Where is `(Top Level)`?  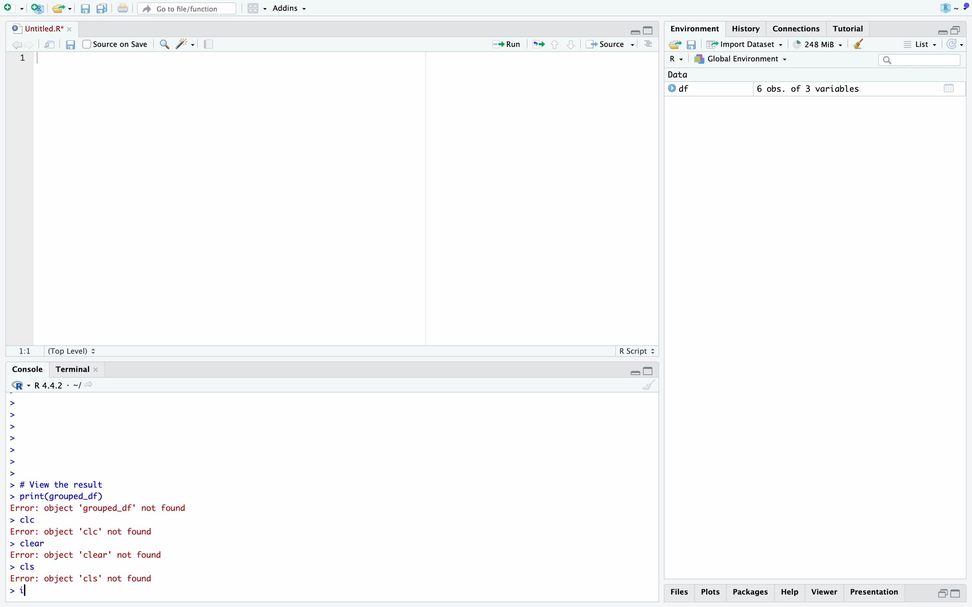 (Top Level) is located at coordinates (73, 350).